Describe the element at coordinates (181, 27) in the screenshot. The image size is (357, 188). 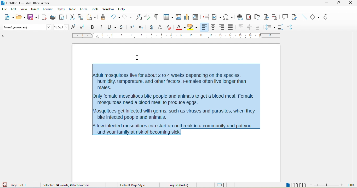
I see `font color` at that location.